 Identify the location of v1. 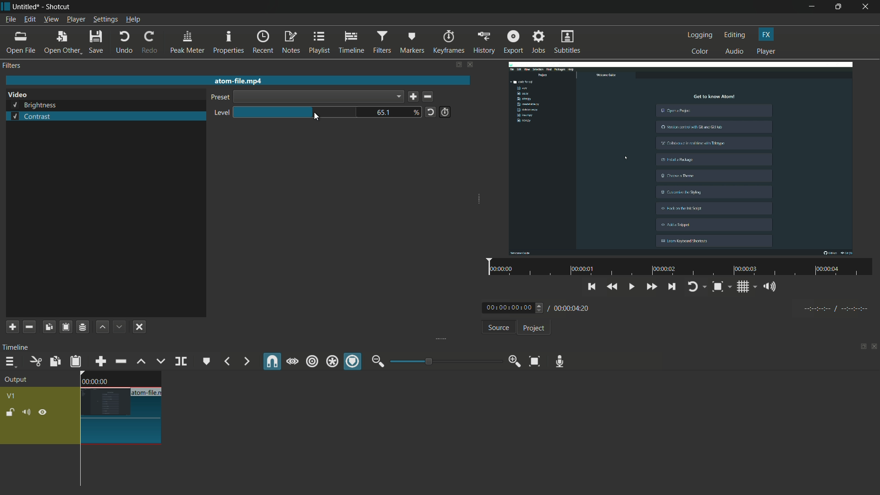
(13, 395).